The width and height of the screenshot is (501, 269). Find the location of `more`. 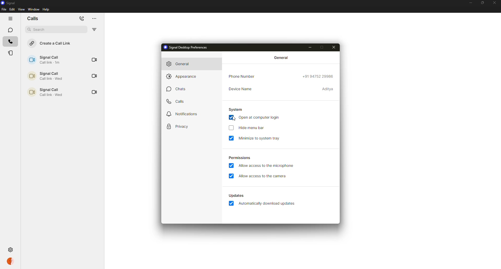

more is located at coordinates (93, 18).